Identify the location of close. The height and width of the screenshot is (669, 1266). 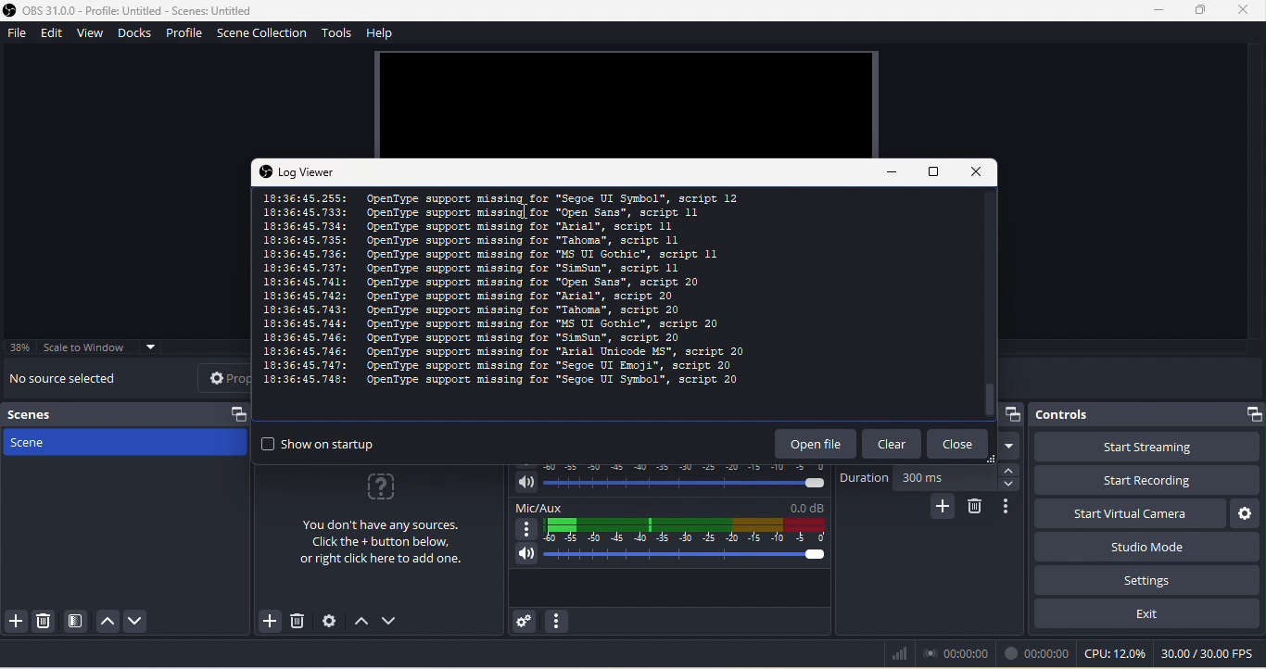
(1245, 10).